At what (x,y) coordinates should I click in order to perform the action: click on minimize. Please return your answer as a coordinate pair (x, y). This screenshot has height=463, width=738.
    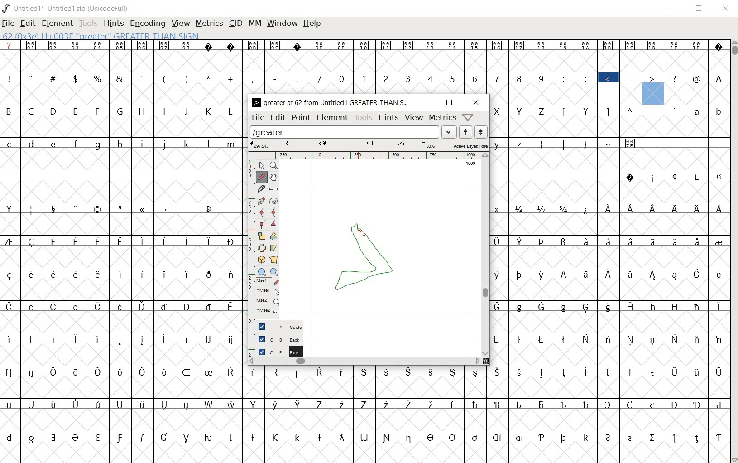
    Looking at the image, I should click on (673, 9).